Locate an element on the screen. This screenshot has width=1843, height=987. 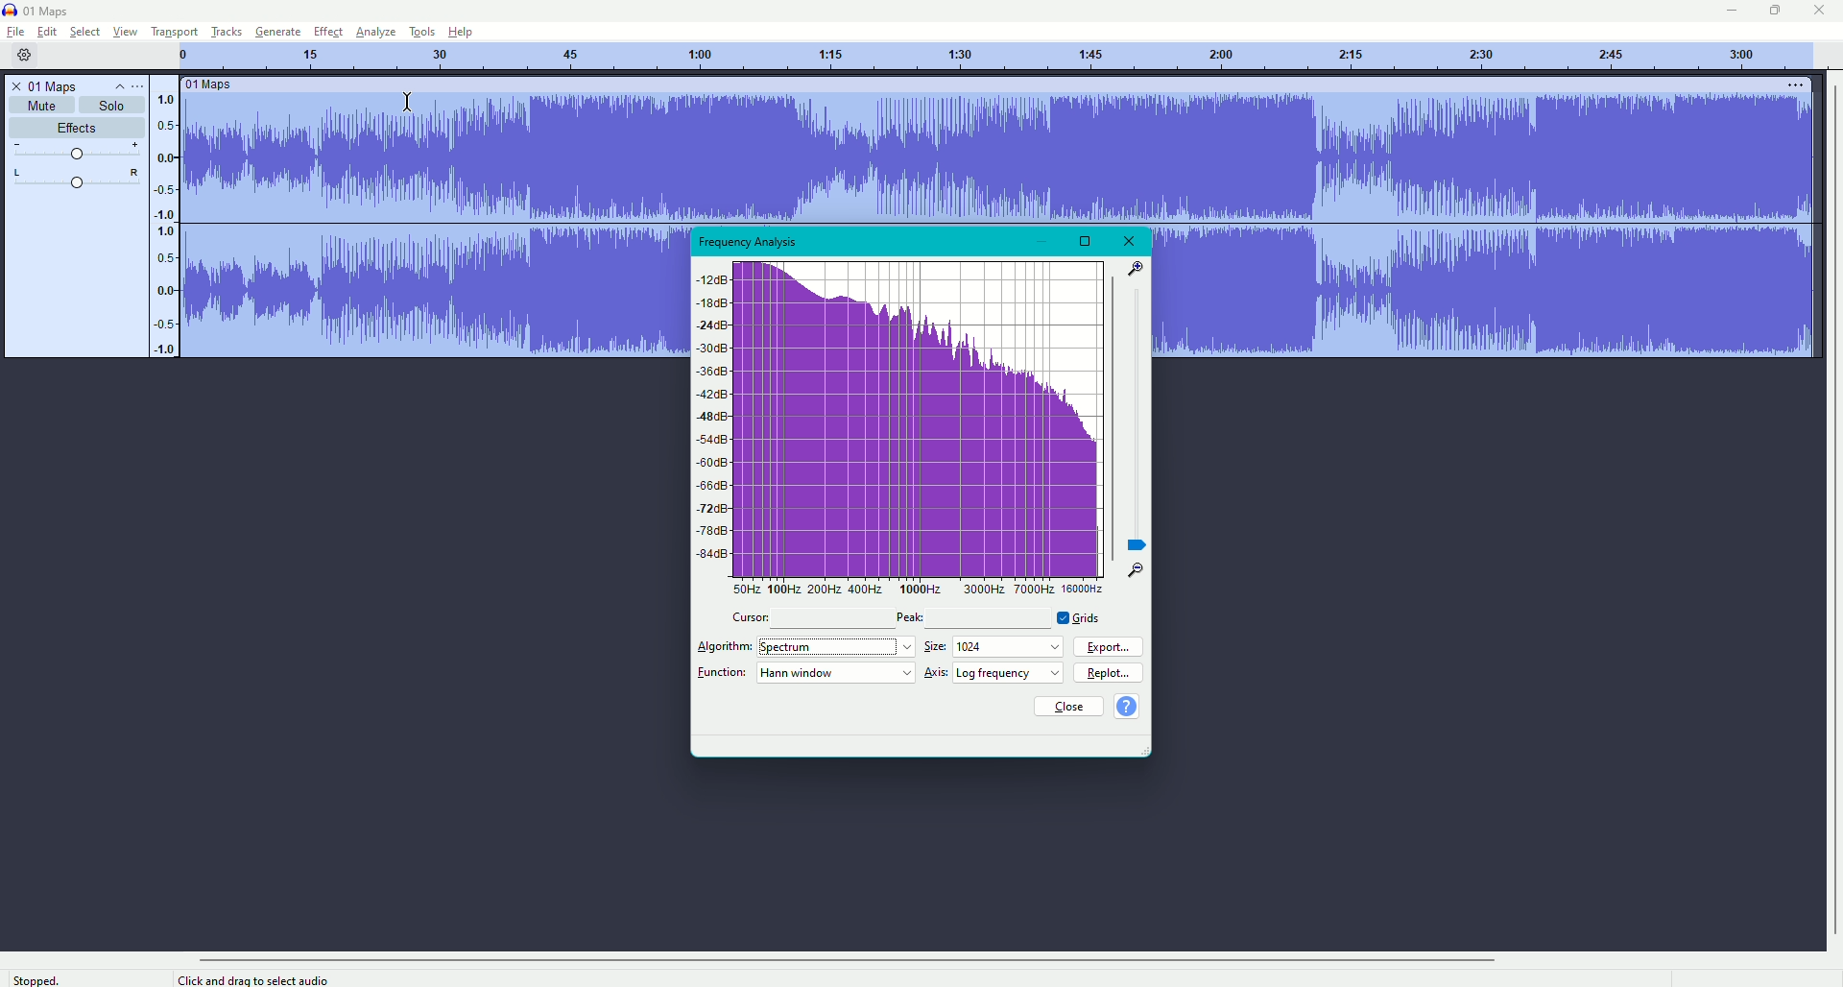
View is located at coordinates (122, 32).